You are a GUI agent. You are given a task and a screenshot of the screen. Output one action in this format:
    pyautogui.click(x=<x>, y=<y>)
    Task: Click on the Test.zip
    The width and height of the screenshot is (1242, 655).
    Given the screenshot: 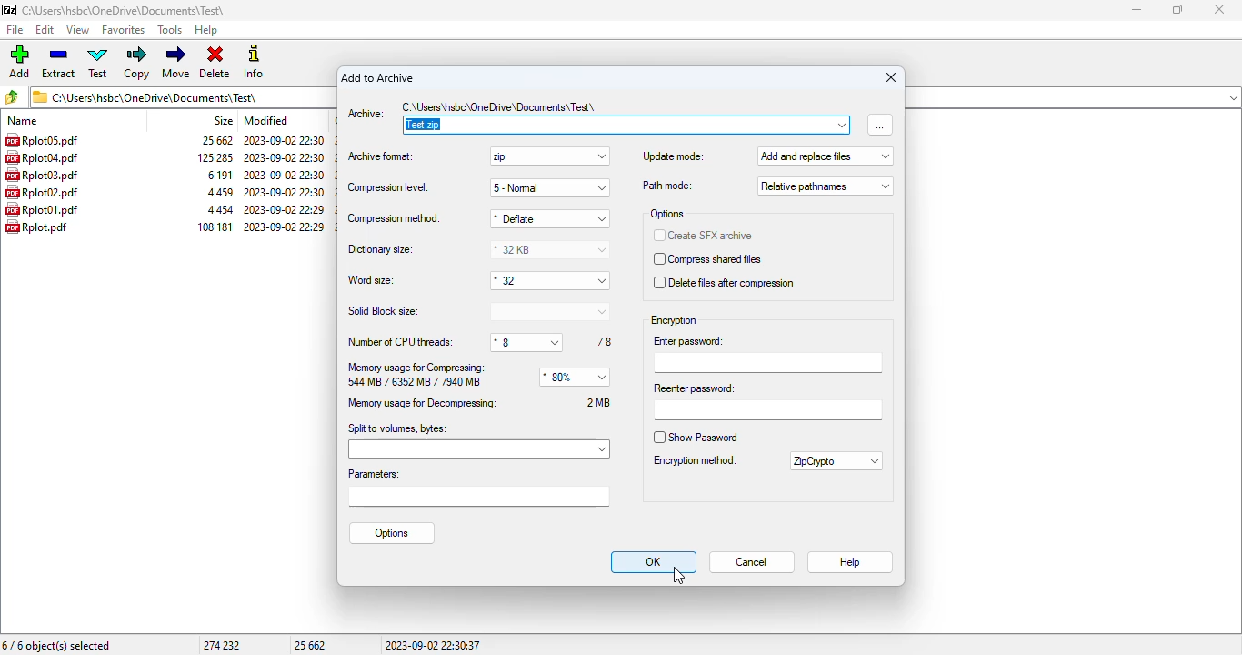 What is the action you would take?
    pyautogui.click(x=626, y=117)
    